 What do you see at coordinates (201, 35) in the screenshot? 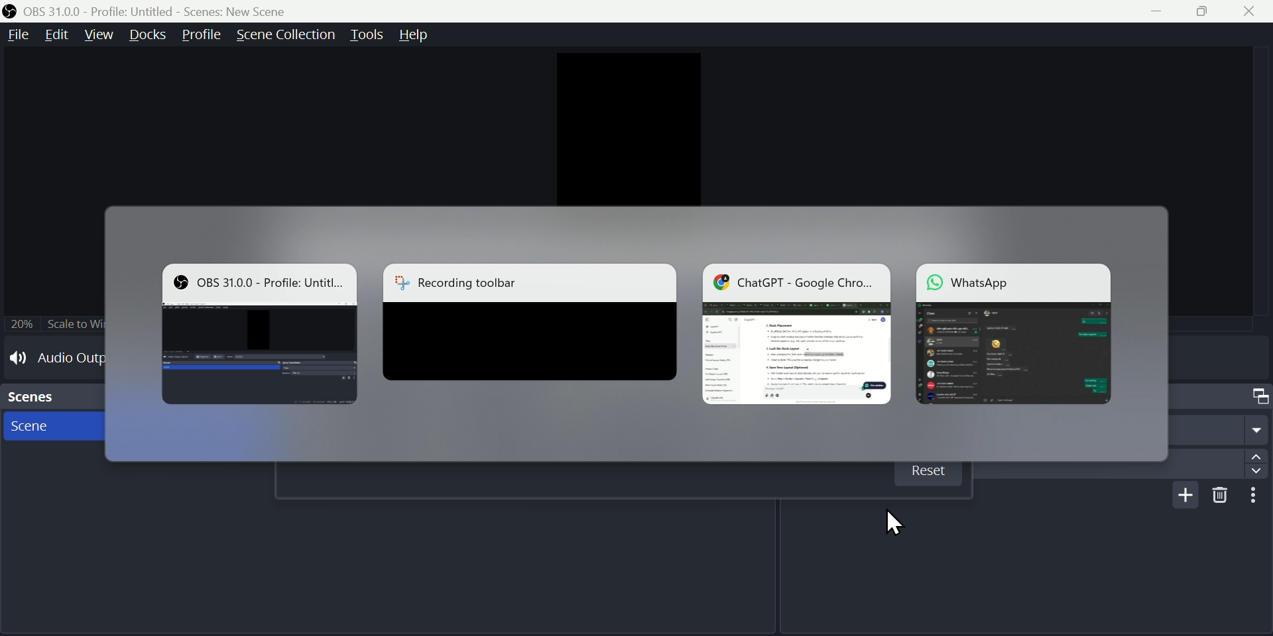
I see `Profile` at bounding box center [201, 35].